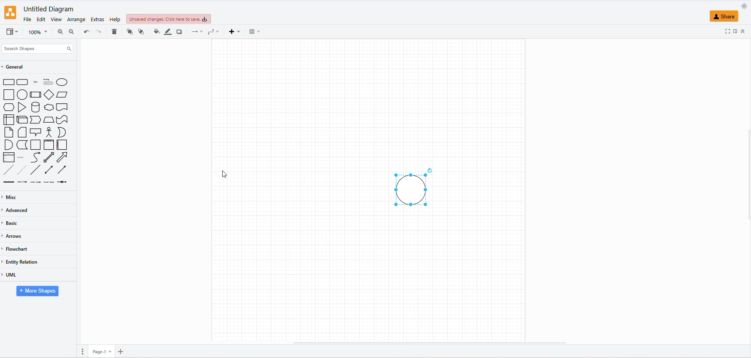 The image size is (751, 358). I want to click on LIST, so click(9, 157).